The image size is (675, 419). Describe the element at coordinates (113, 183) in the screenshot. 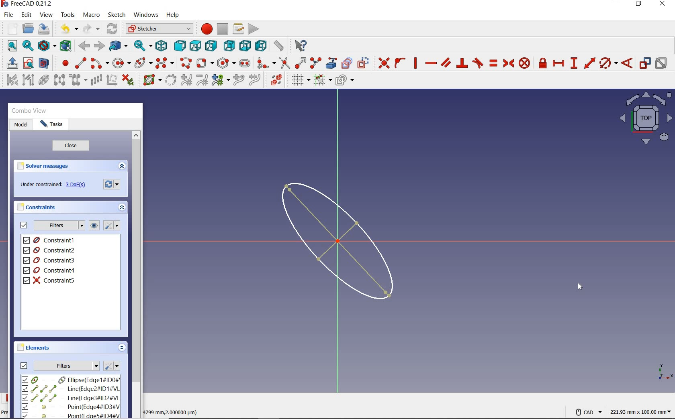

I see `settings` at that location.